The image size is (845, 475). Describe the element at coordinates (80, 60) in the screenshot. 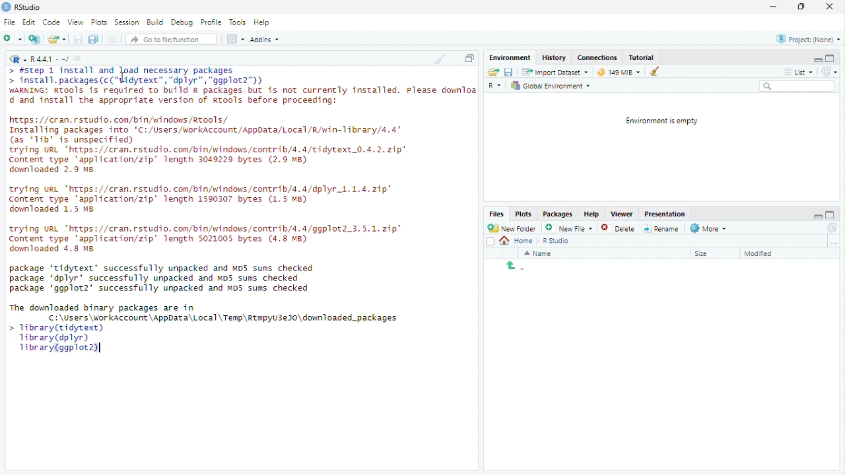

I see `Go` at that location.